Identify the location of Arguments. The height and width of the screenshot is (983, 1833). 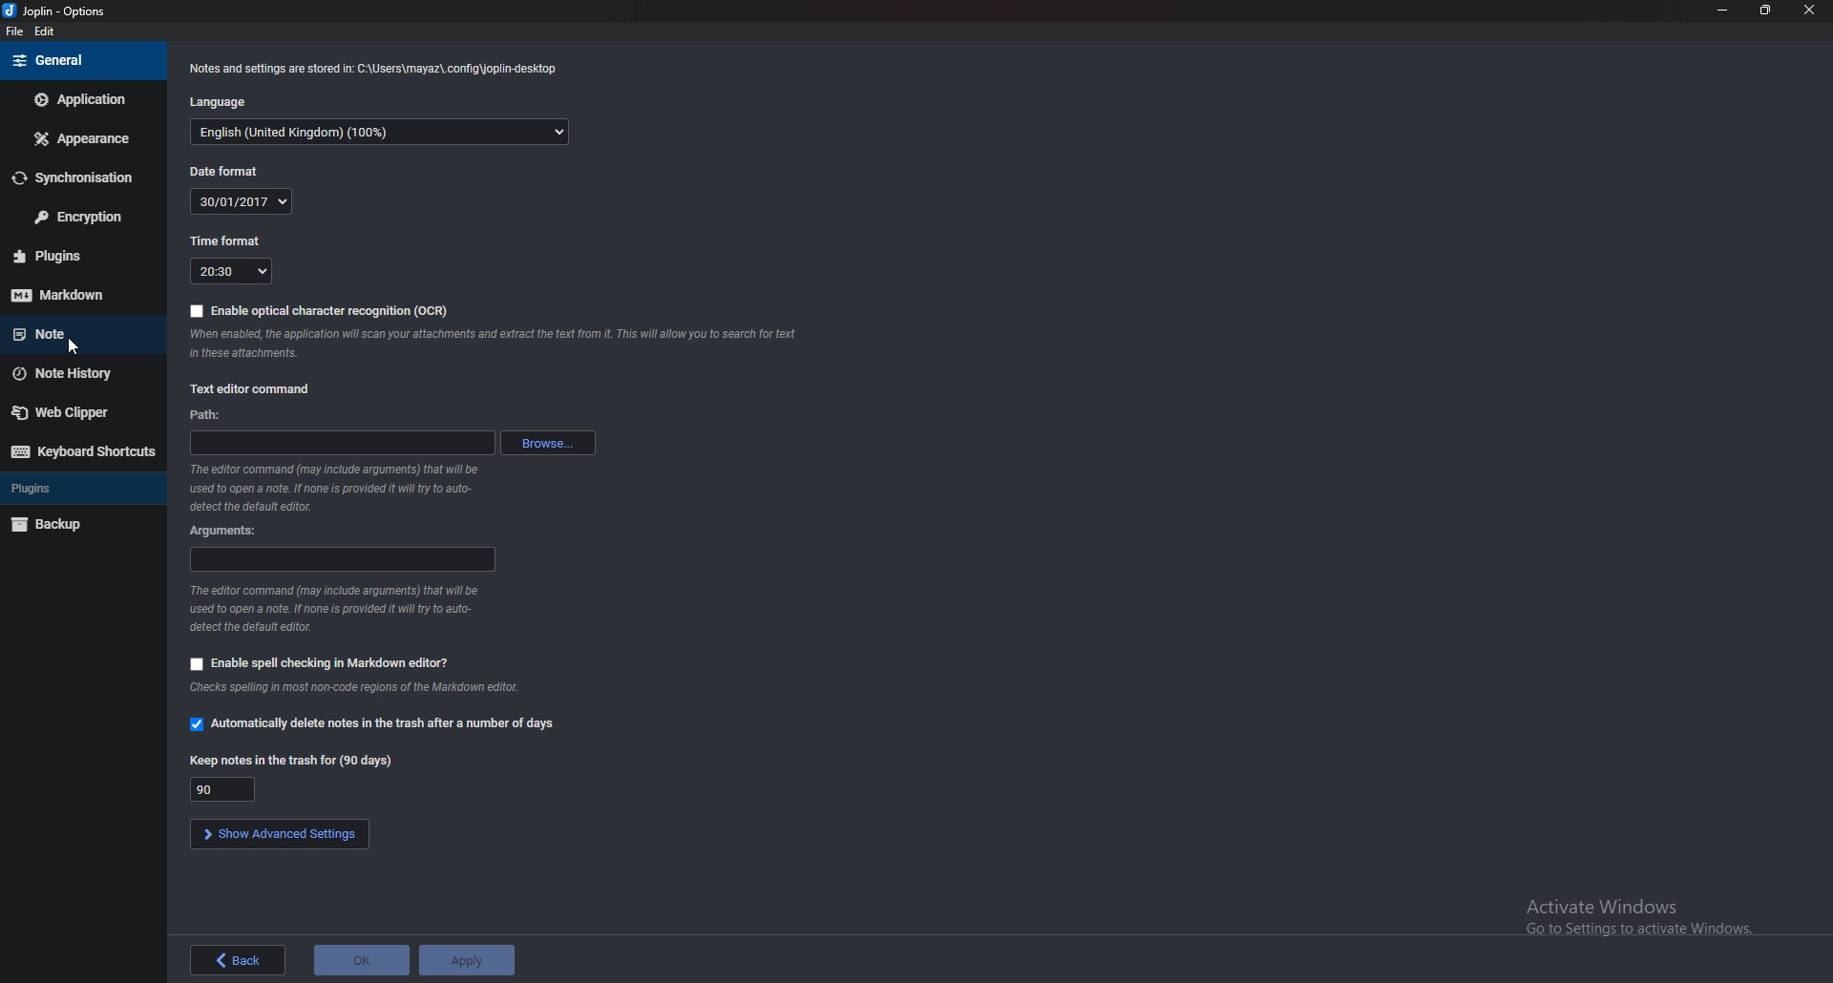
(227, 530).